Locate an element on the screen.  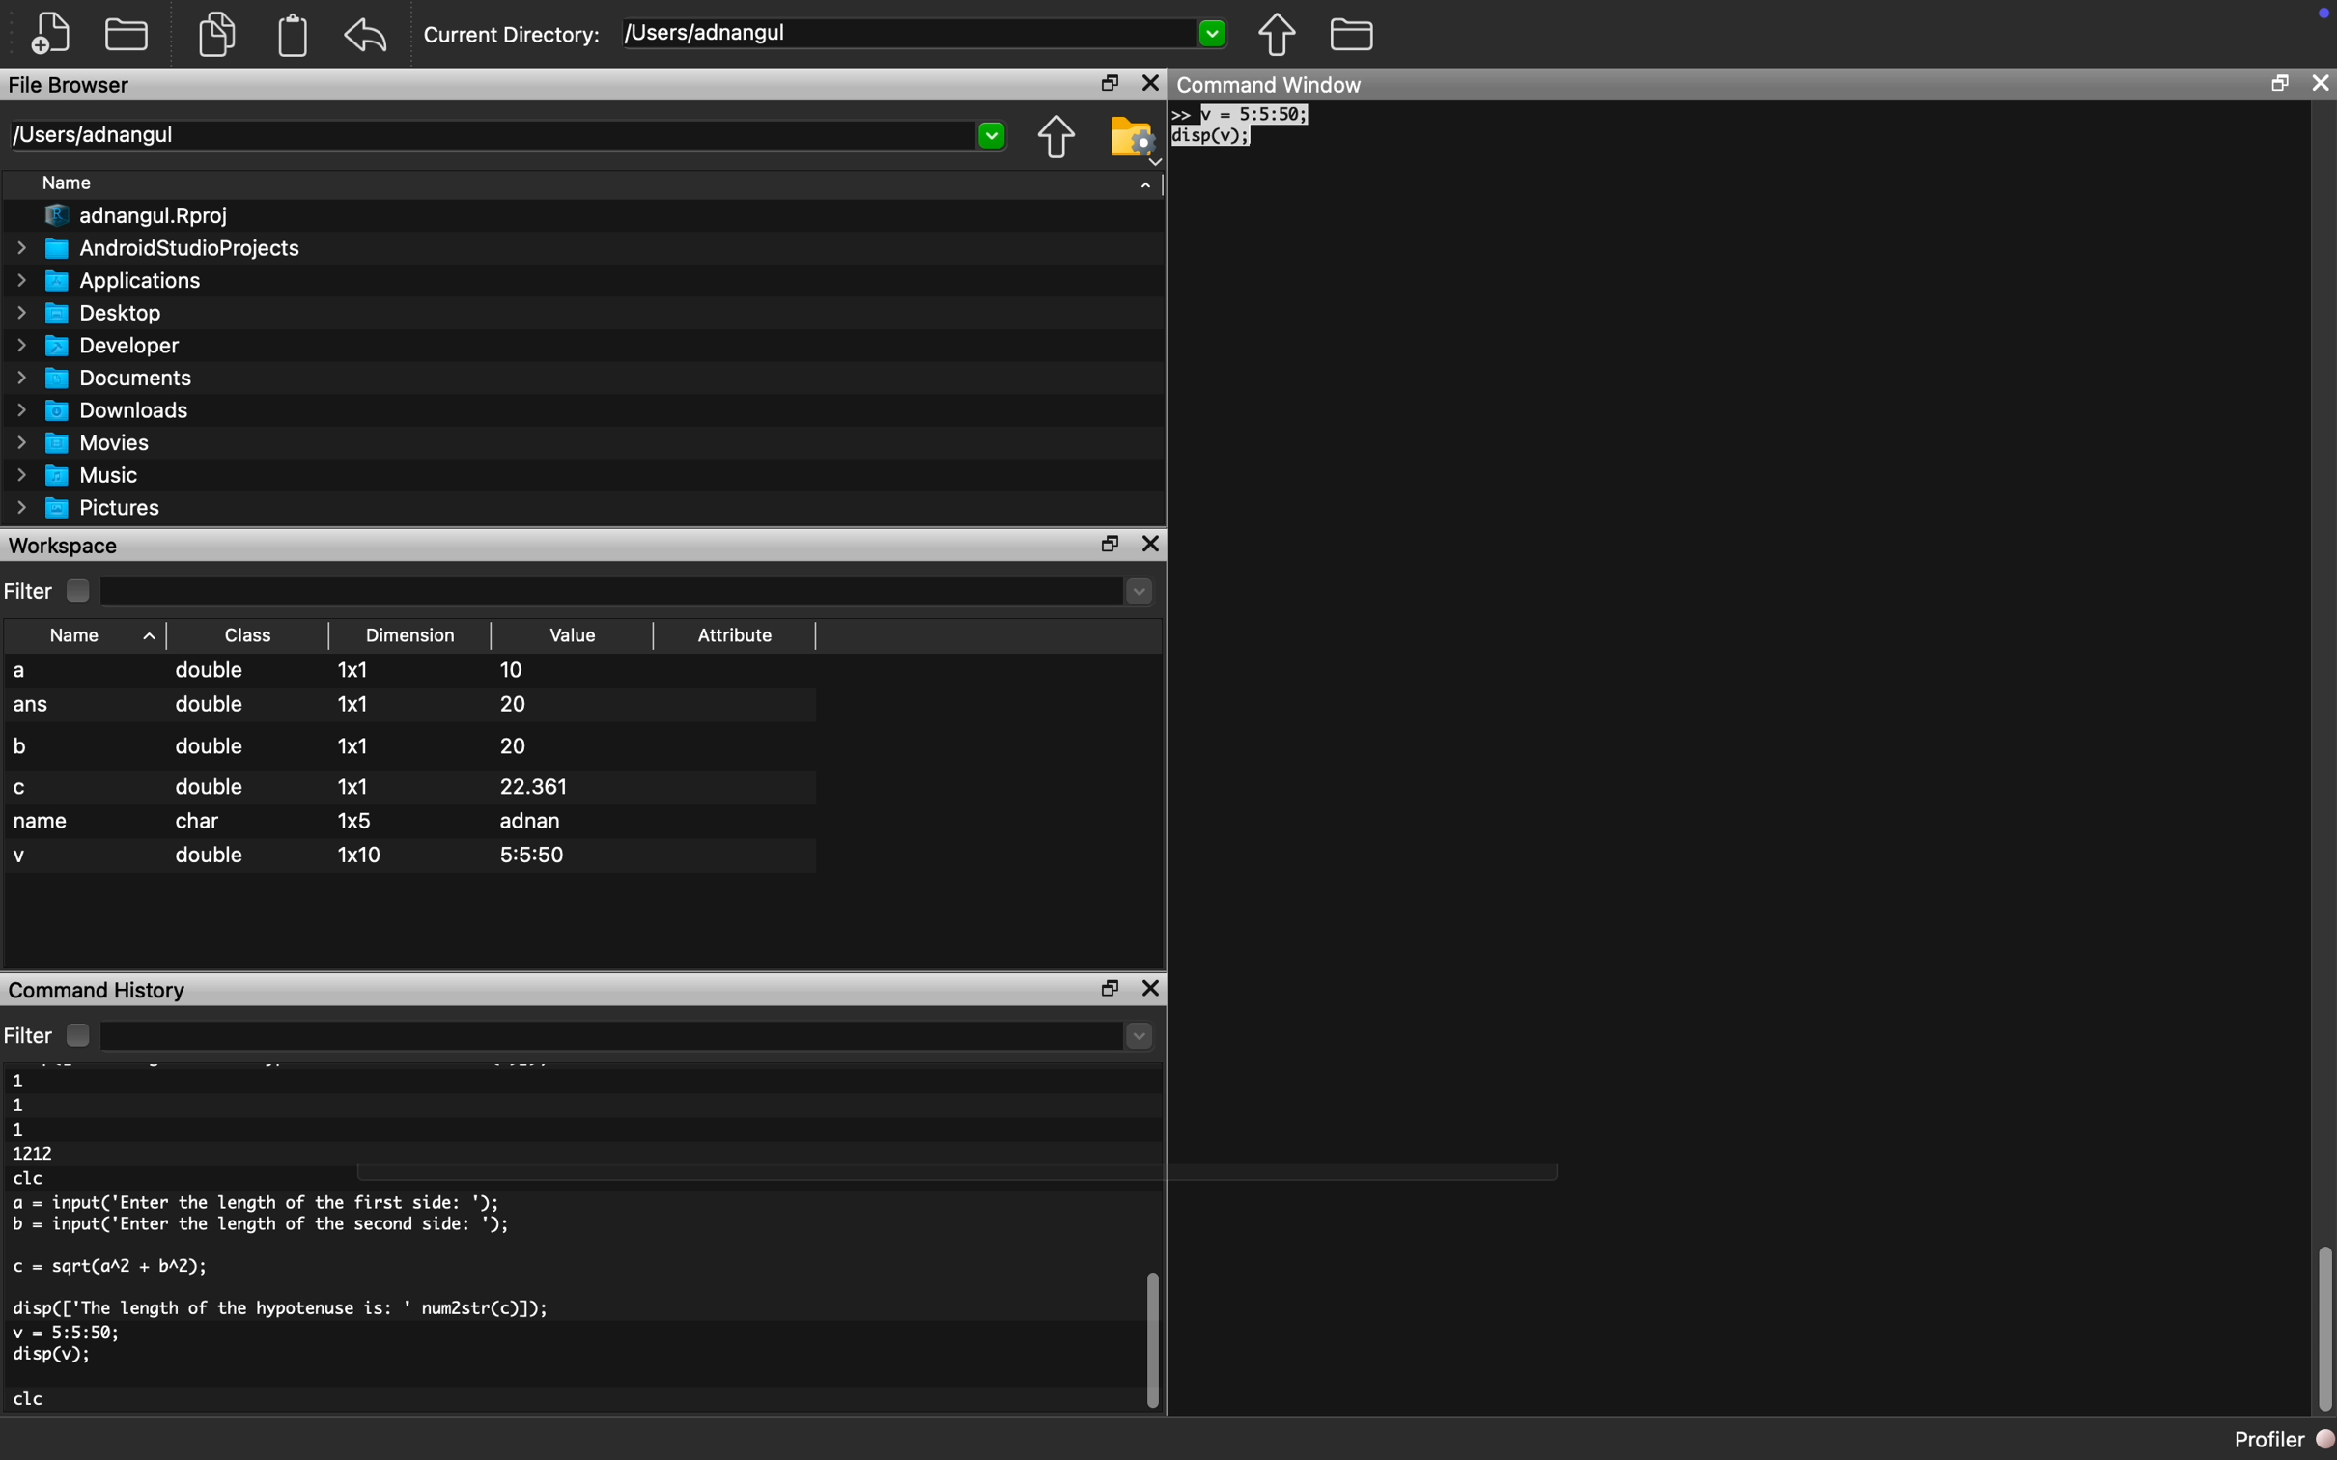
Name is located at coordinates (99, 637).